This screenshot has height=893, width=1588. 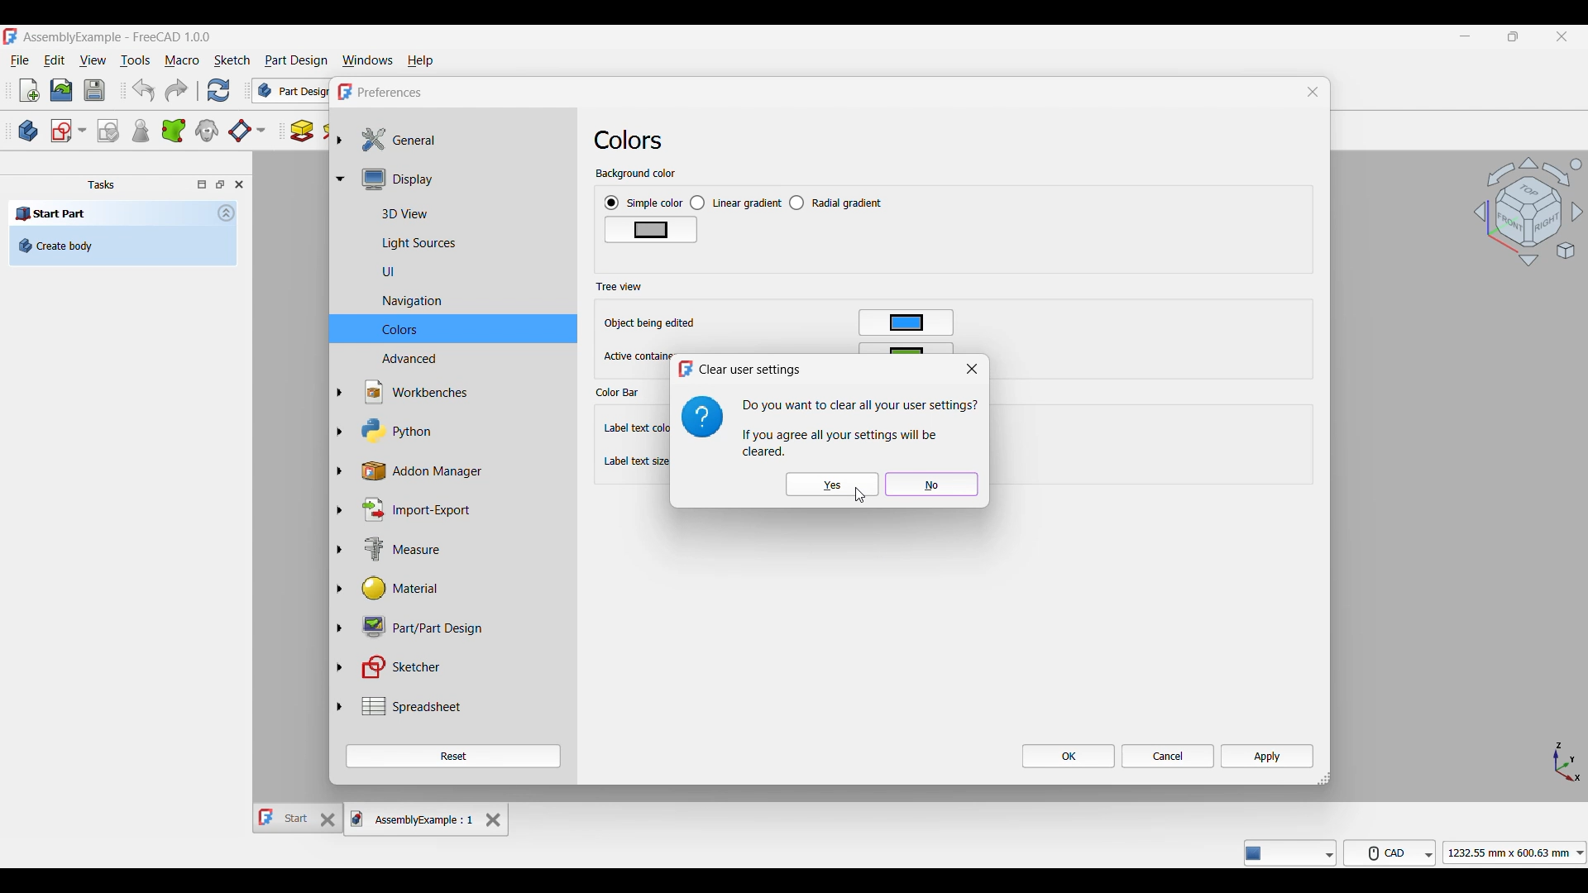 What do you see at coordinates (385, 213) in the screenshot?
I see `3D view` at bounding box center [385, 213].